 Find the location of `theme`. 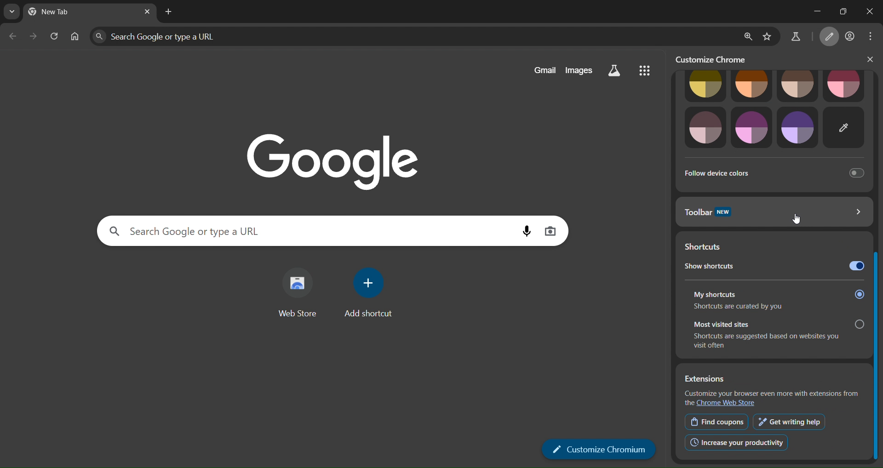

theme is located at coordinates (798, 85).